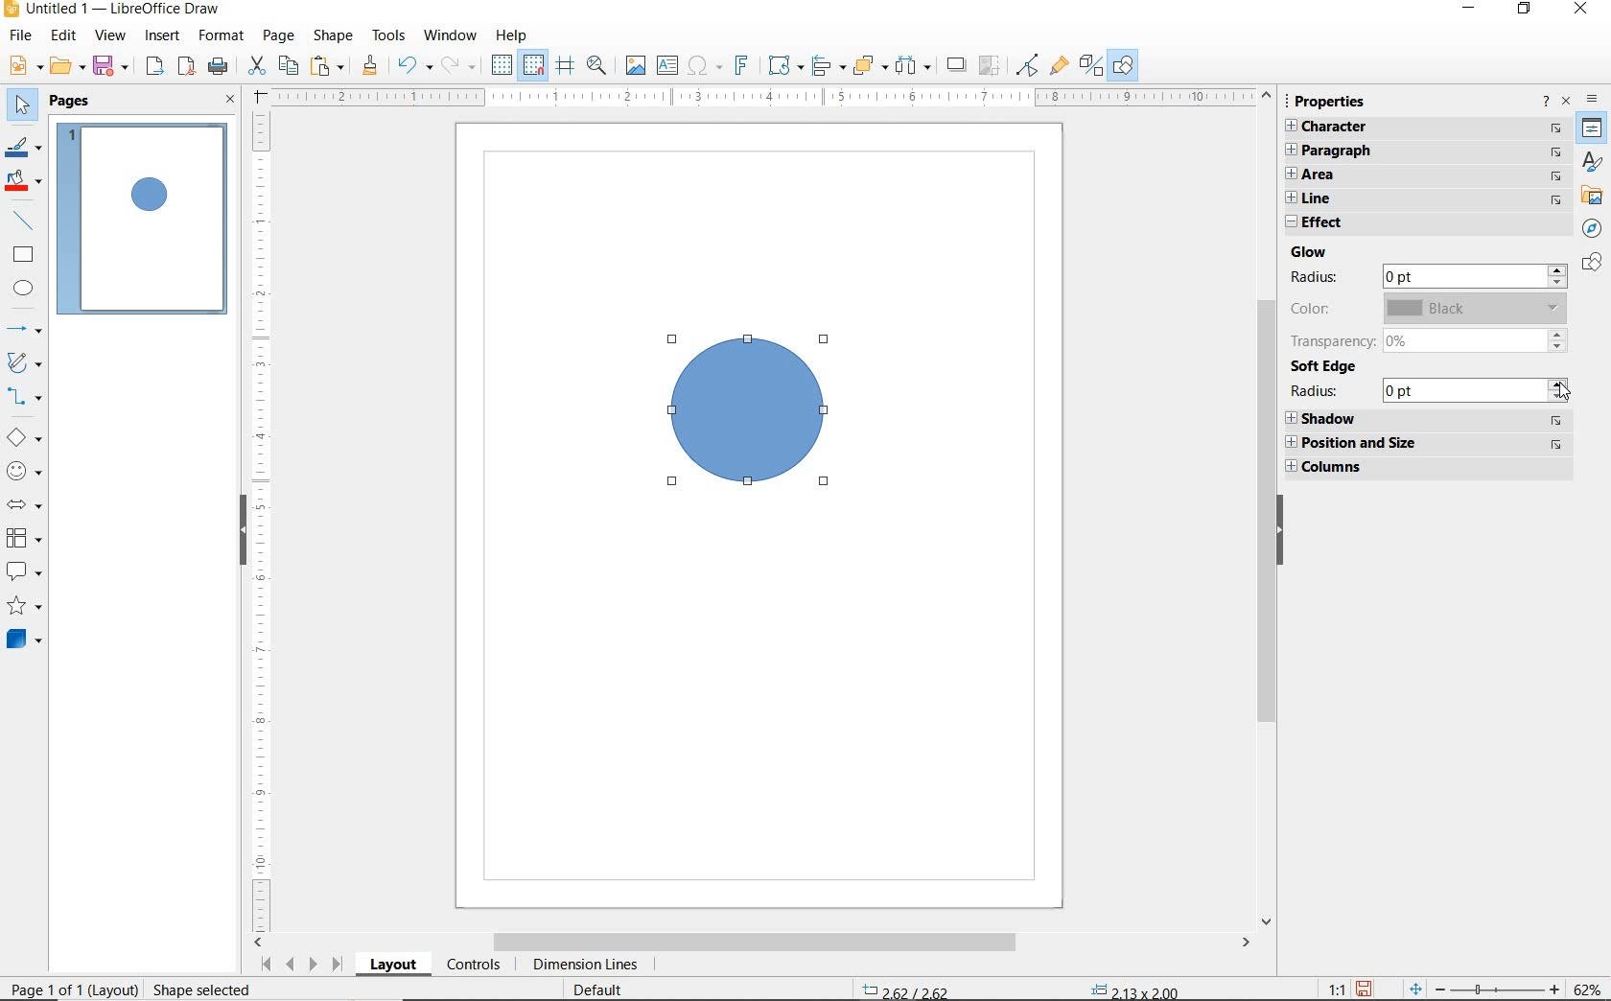  I want to click on navigate, so click(1558, 128).